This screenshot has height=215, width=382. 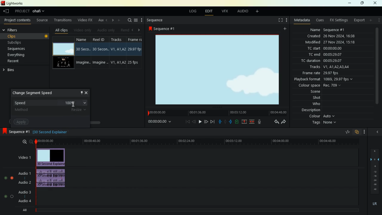 What do you see at coordinates (32, 11) in the screenshot?
I see `project` at bounding box center [32, 11].